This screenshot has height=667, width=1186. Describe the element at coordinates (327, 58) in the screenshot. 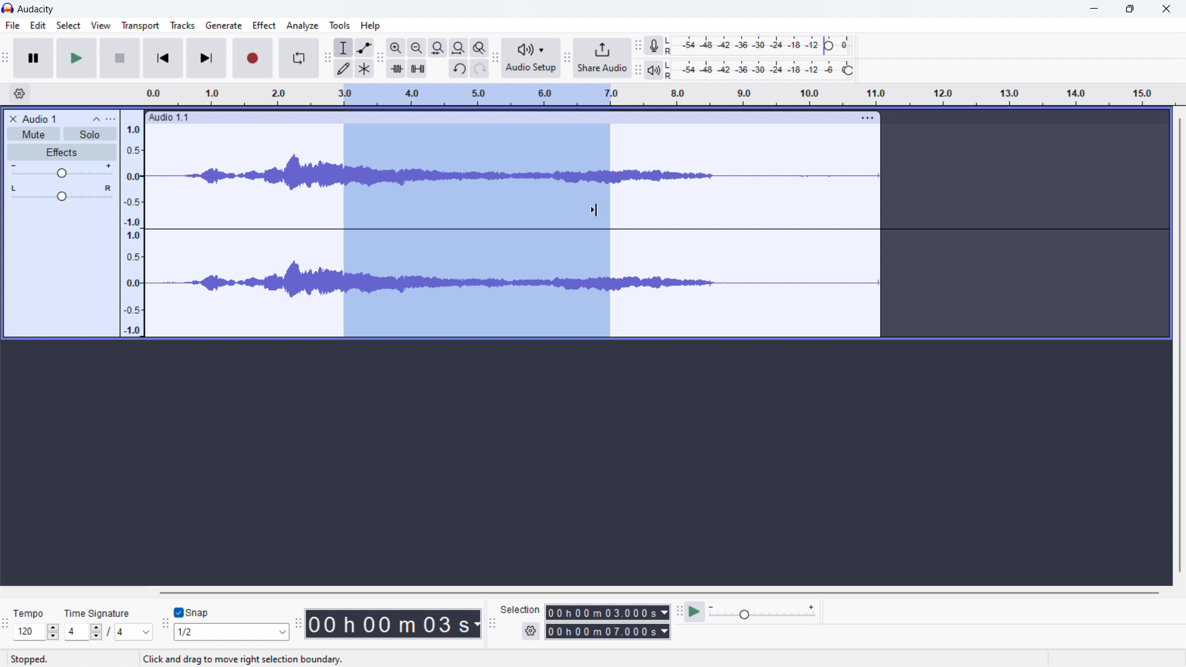

I see `tools toolbar` at that location.